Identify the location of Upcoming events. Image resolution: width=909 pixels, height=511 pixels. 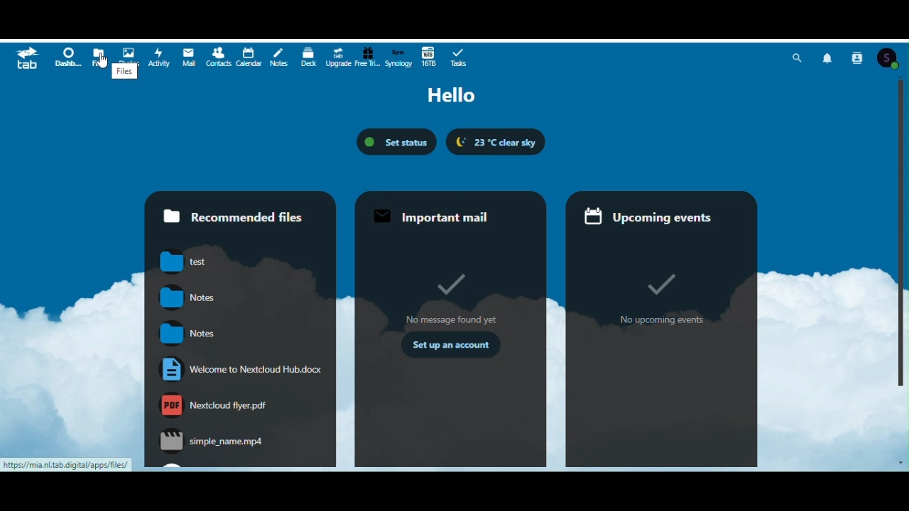
(663, 210).